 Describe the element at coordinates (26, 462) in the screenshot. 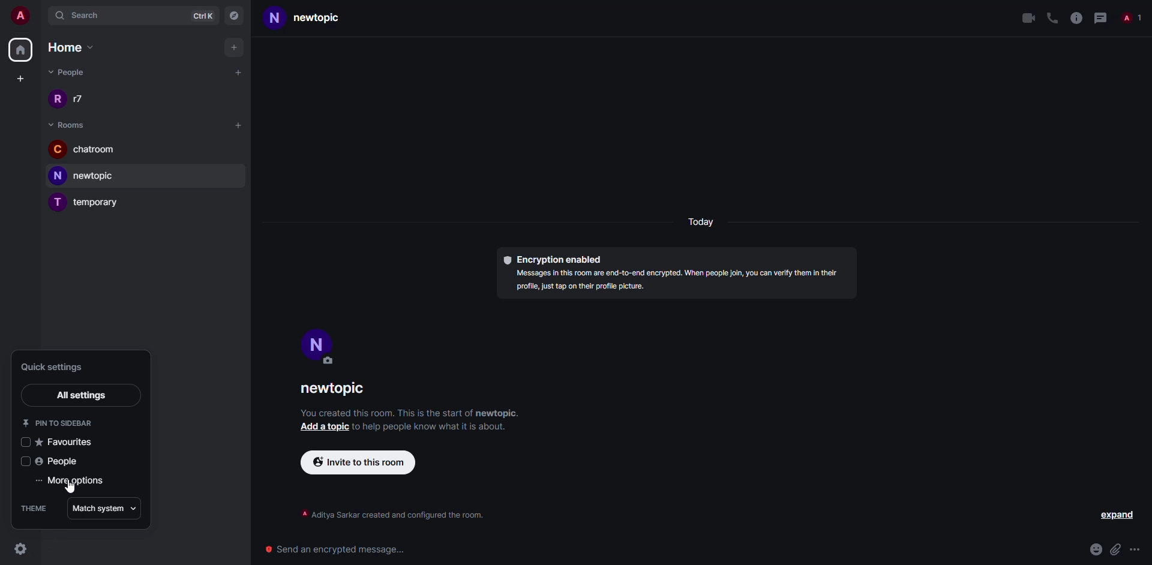

I see `select` at that location.